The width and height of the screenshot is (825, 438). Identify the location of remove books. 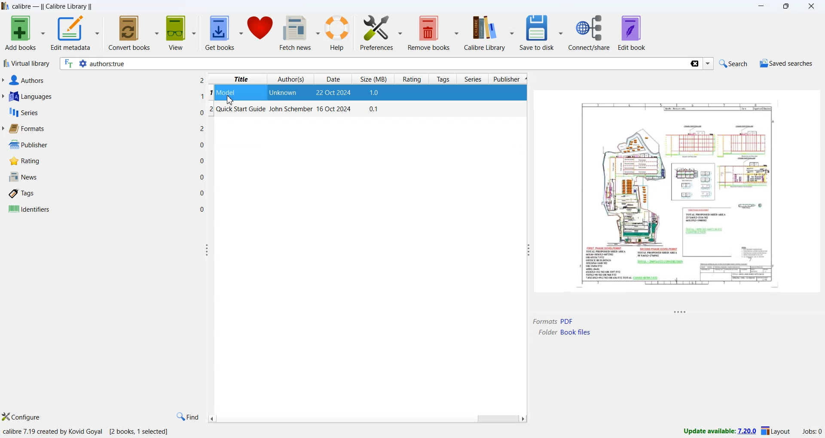
(434, 33).